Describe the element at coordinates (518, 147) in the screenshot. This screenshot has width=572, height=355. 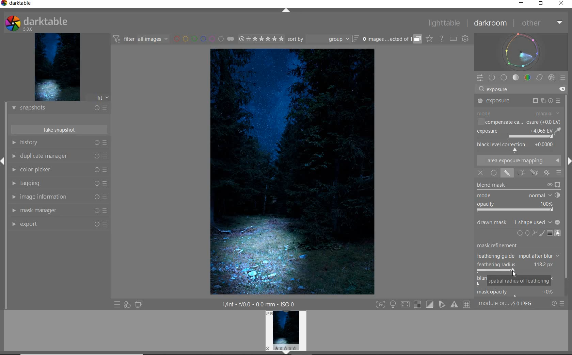
I see `BACK LEVEL CORRECTION` at that location.